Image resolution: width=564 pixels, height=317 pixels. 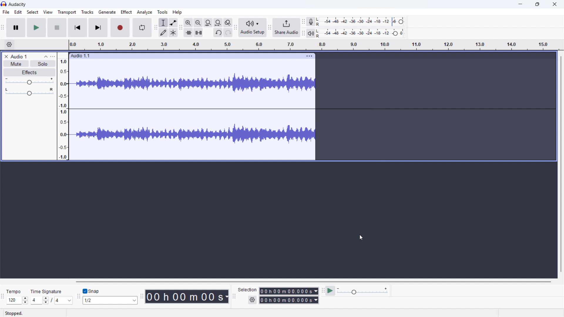 I want to click on Share audio , so click(x=287, y=28).